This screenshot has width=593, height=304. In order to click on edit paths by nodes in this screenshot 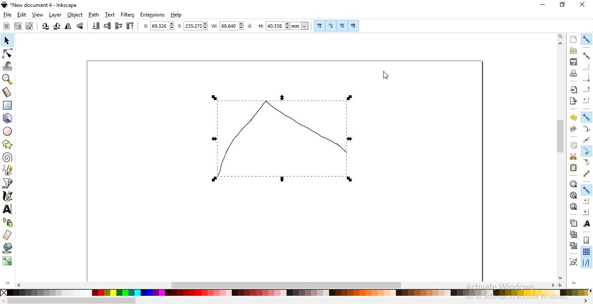, I will do `click(7, 54)`.